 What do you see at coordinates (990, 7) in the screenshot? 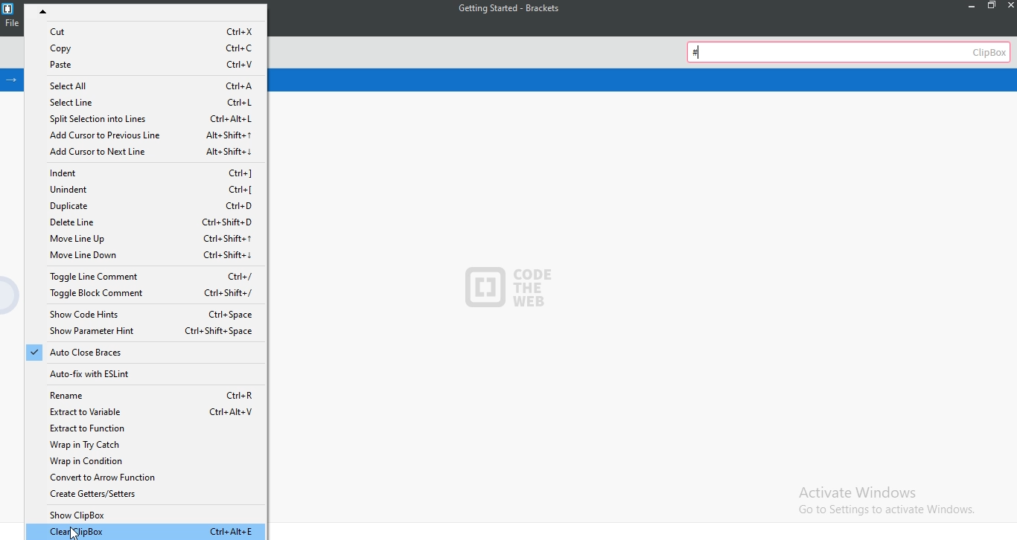
I see `restore` at bounding box center [990, 7].